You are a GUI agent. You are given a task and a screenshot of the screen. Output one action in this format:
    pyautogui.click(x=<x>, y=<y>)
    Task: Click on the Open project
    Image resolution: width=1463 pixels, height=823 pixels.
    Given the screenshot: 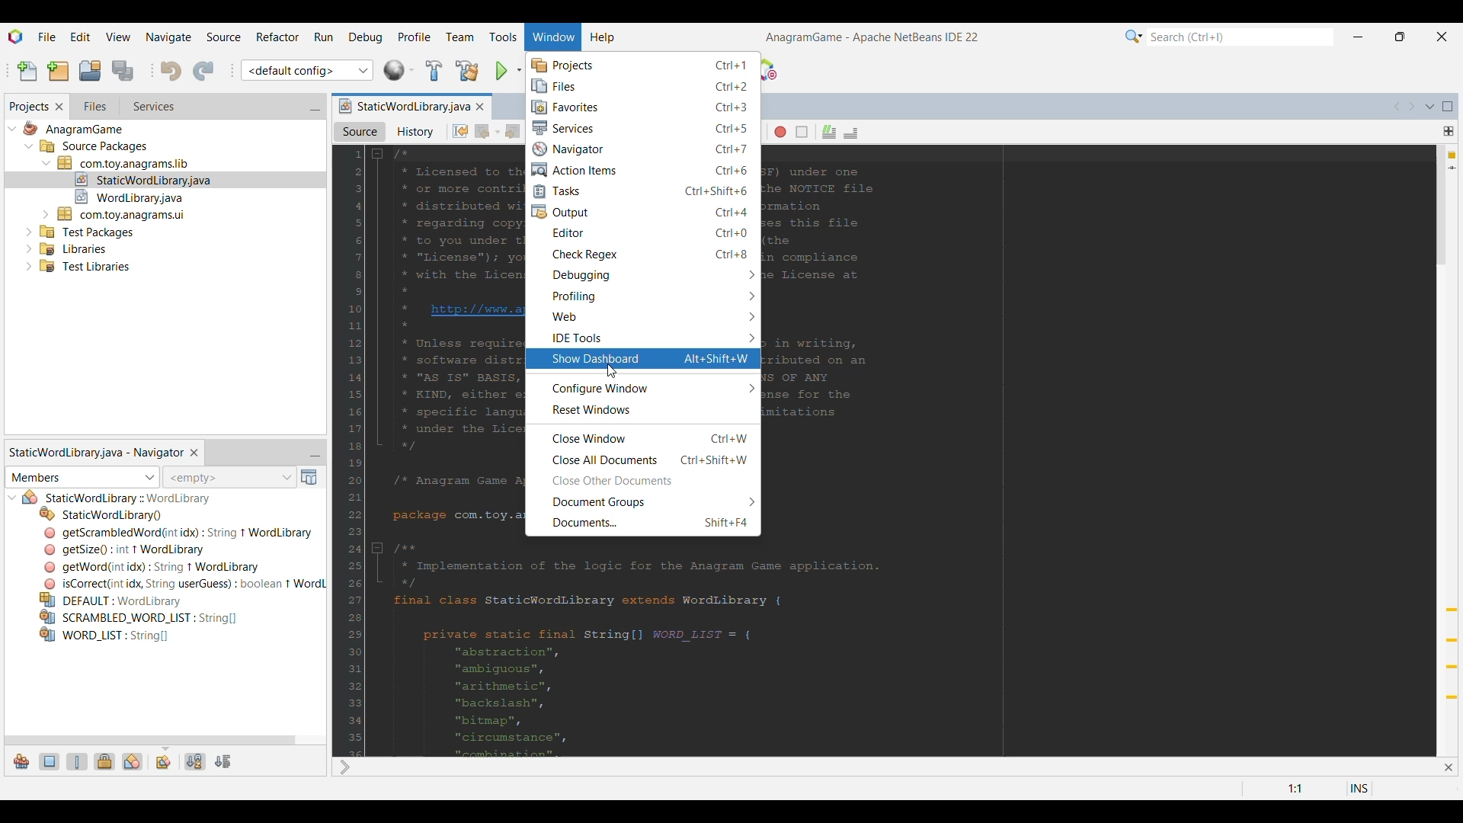 What is the action you would take?
    pyautogui.click(x=90, y=70)
    